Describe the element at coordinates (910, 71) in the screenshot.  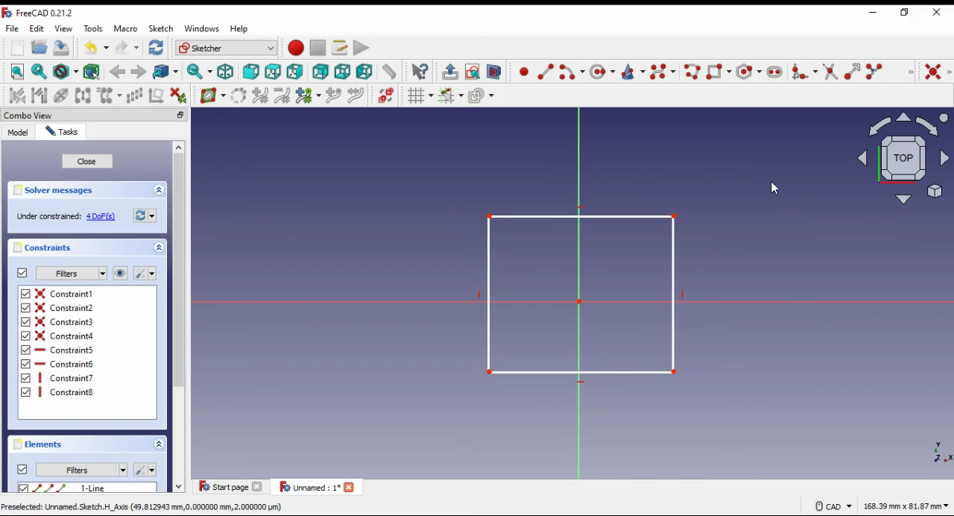
I see `sketcher geometries` at that location.